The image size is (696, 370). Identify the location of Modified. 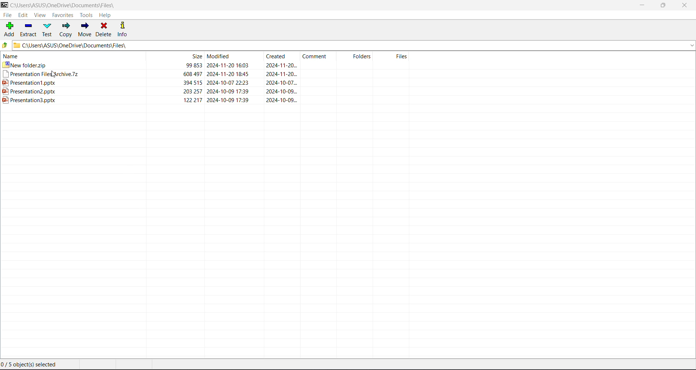
(232, 56).